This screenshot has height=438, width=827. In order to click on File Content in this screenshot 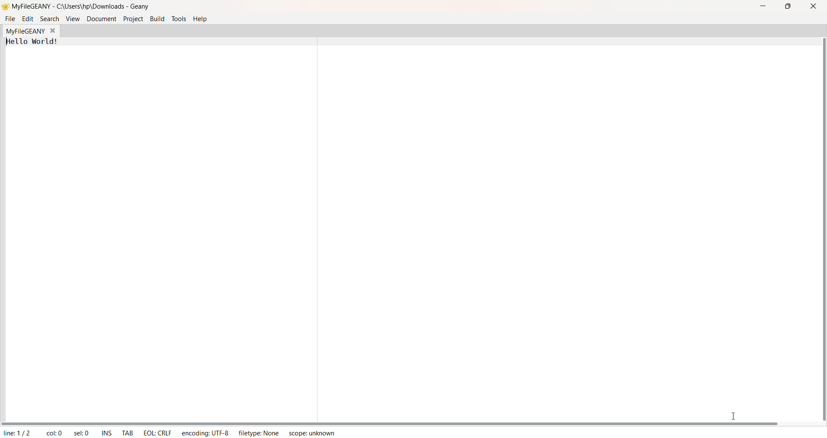, I will do `click(35, 42)`.